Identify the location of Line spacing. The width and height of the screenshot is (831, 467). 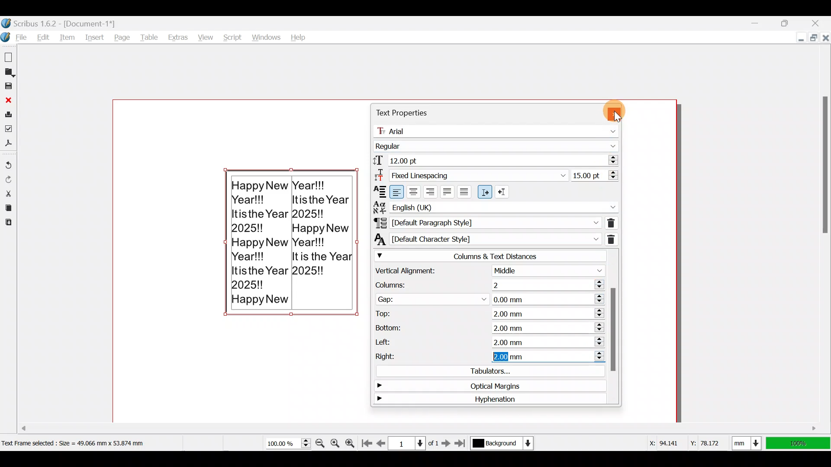
(595, 175).